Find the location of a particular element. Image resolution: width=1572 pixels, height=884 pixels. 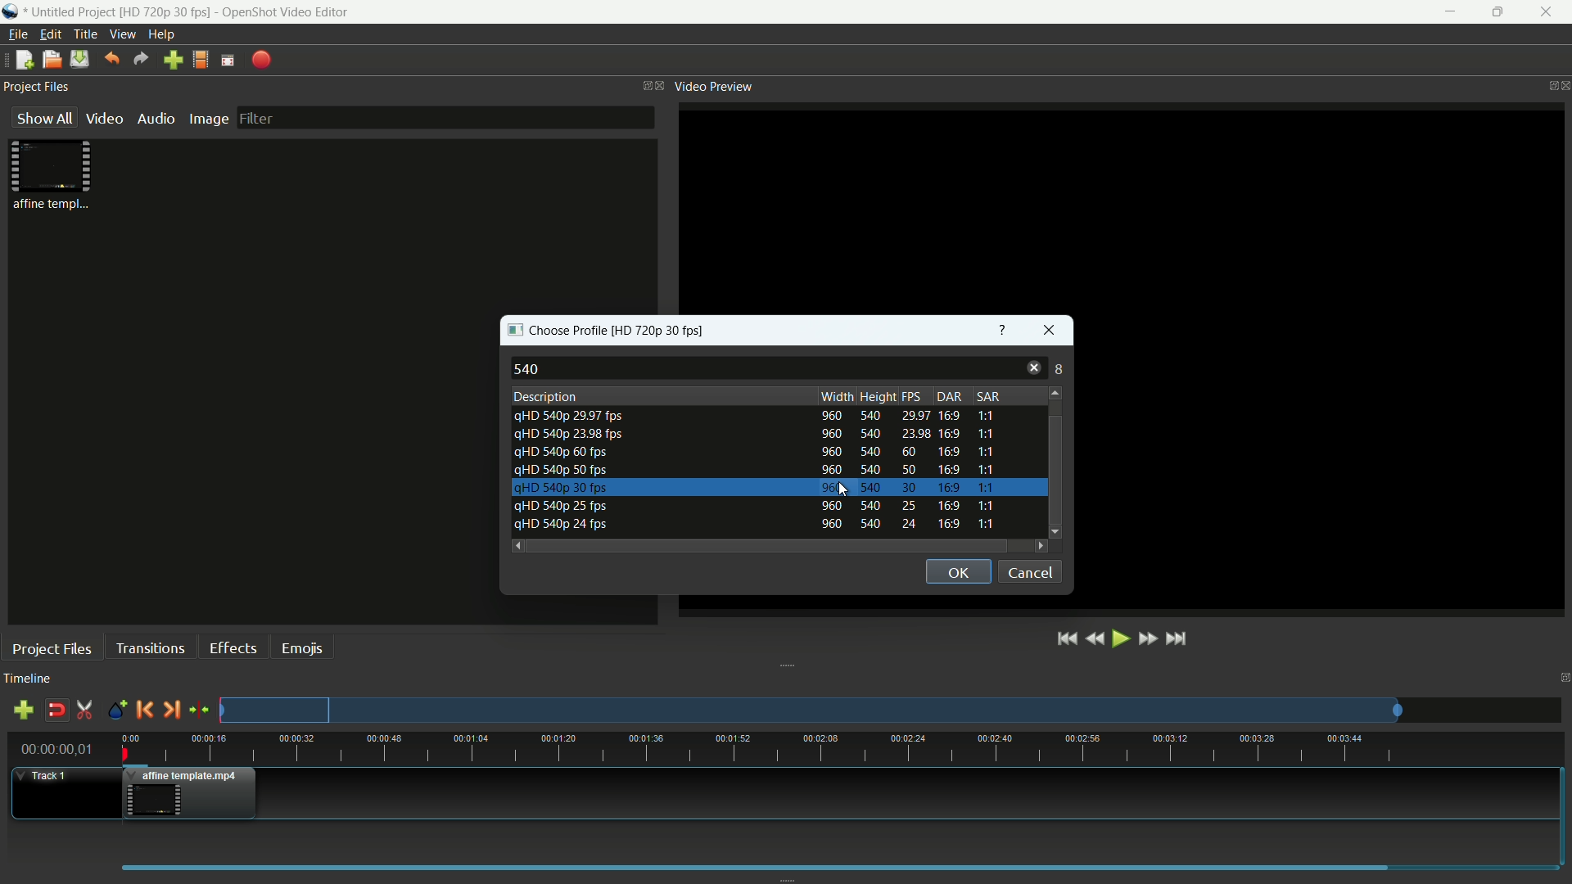

filter bar is located at coordinates (446, 118).